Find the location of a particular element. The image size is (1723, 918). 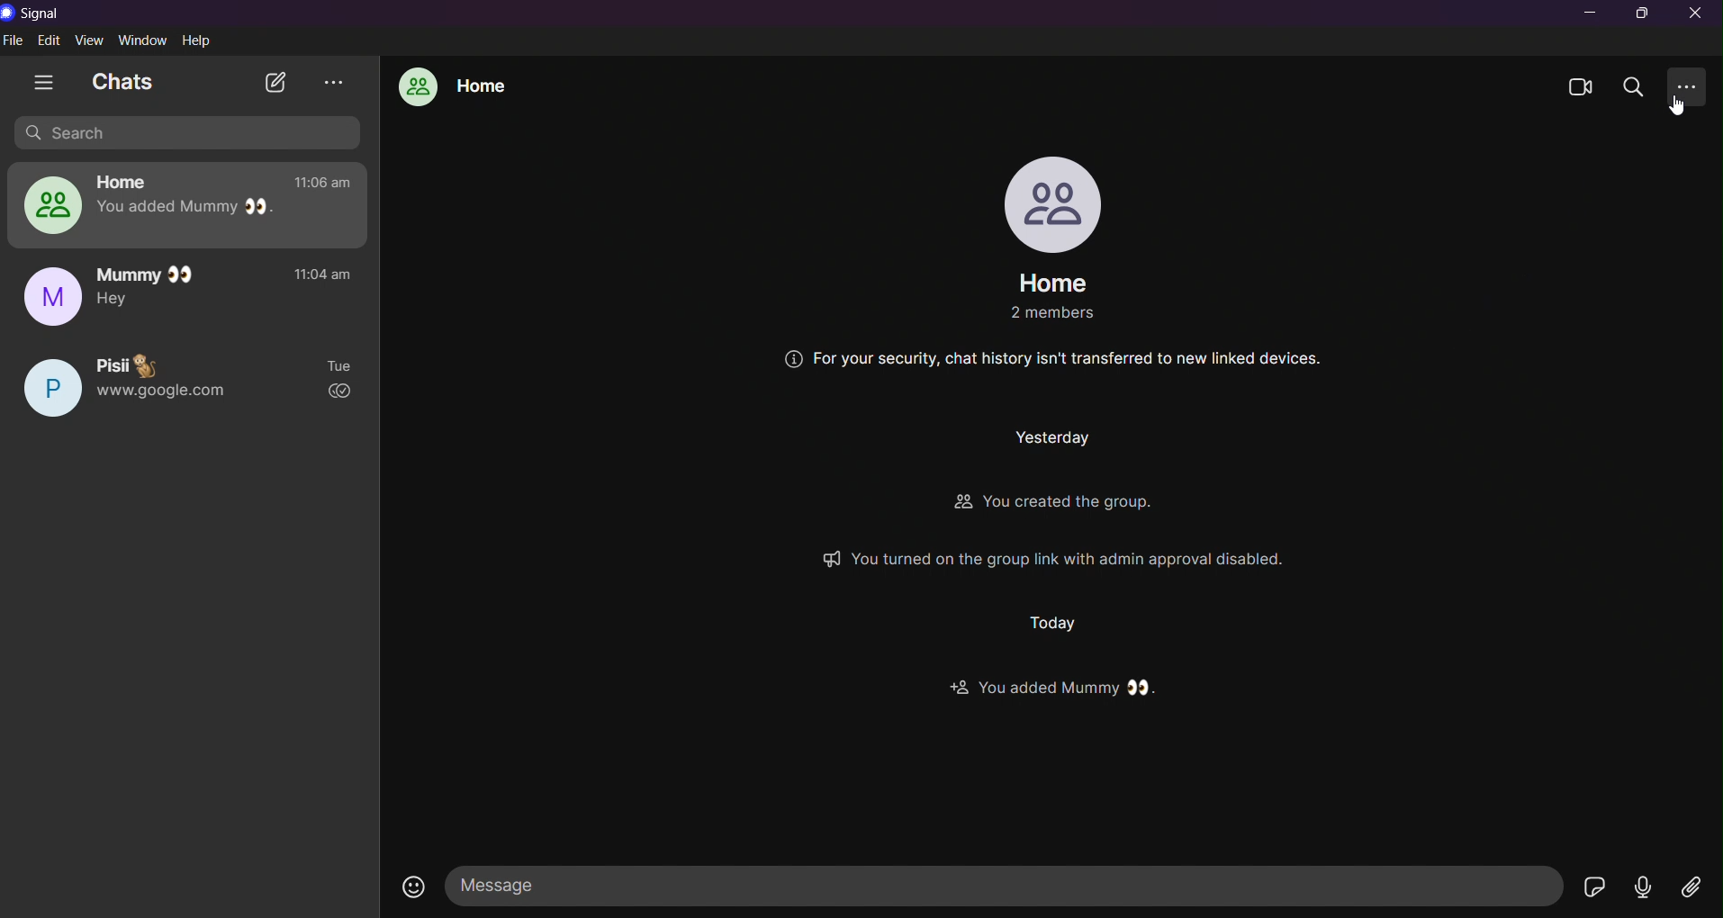

stickers is located at coordinates (1594, 887).